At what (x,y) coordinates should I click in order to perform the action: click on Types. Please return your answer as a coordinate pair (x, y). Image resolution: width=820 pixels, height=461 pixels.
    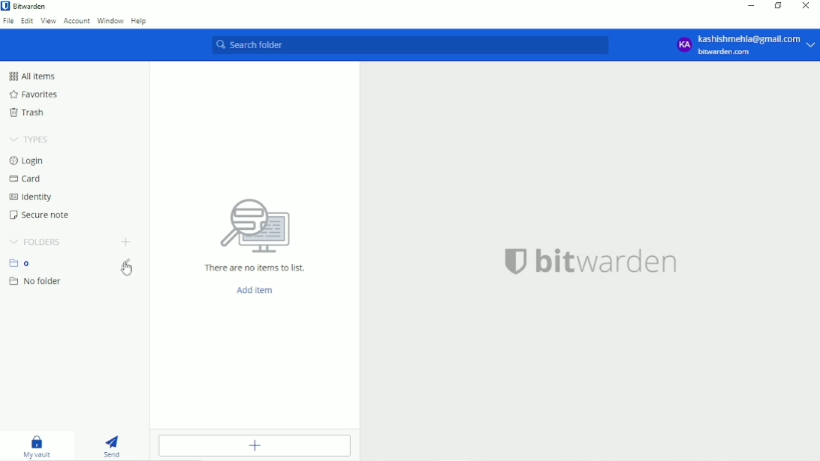
    Looking at the image, I should click on (29, 140).